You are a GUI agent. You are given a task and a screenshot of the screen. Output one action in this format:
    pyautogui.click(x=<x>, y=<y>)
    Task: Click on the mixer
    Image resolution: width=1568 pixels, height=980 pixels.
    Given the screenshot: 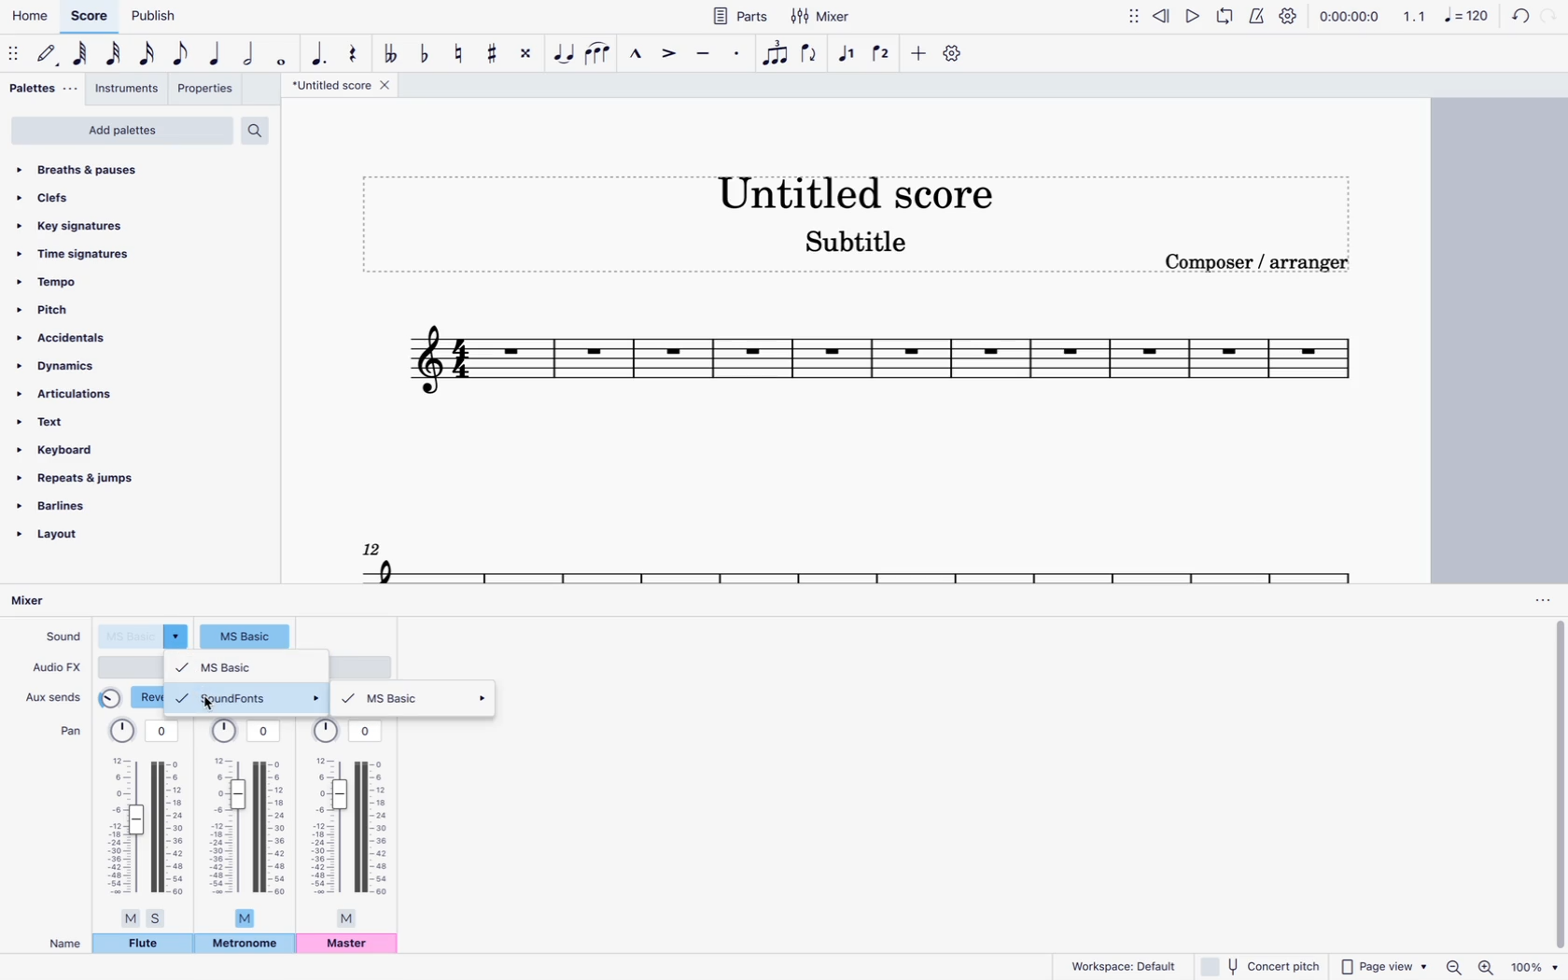 What is the action you would take?
    pyautogui.click(x=44, y=602)
    